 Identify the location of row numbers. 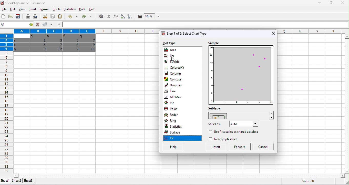
(7, 112).